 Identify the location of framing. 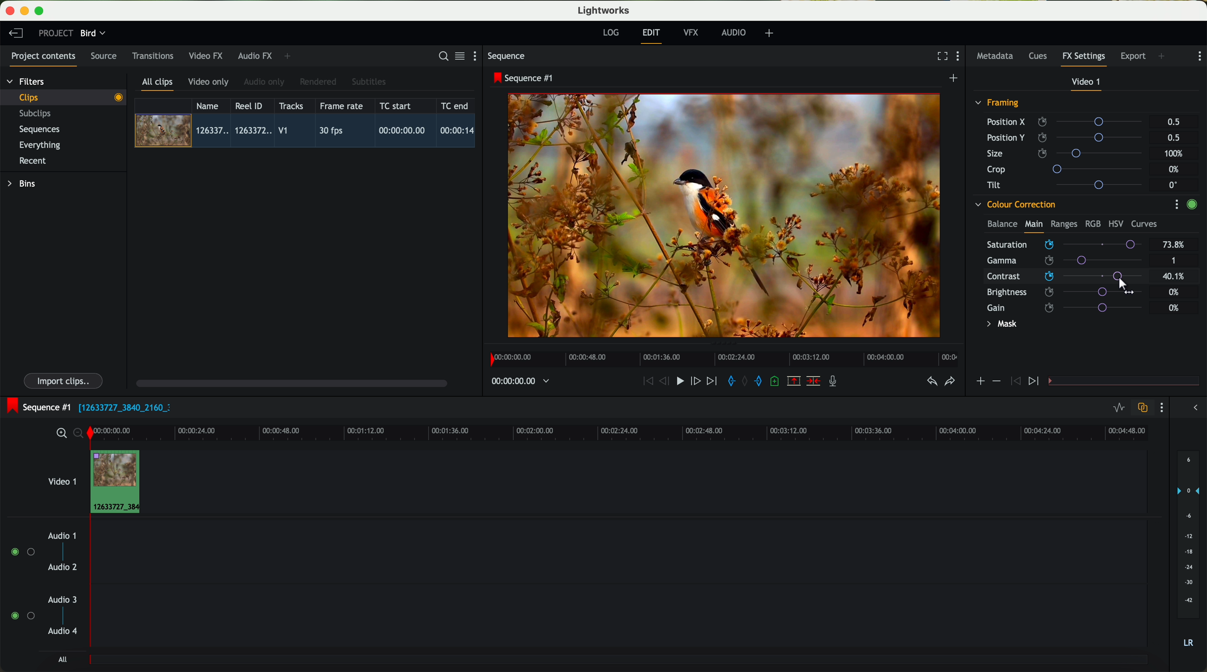
(998, 104).